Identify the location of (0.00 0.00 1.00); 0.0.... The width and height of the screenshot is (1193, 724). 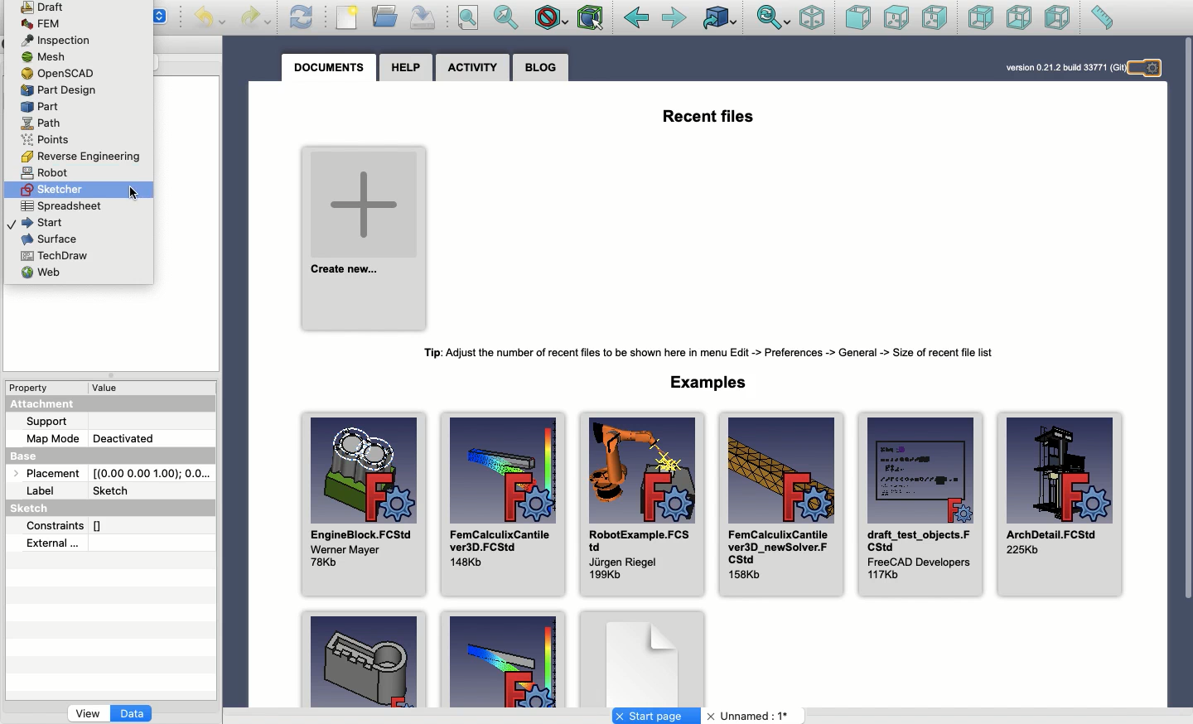
(154, 473).